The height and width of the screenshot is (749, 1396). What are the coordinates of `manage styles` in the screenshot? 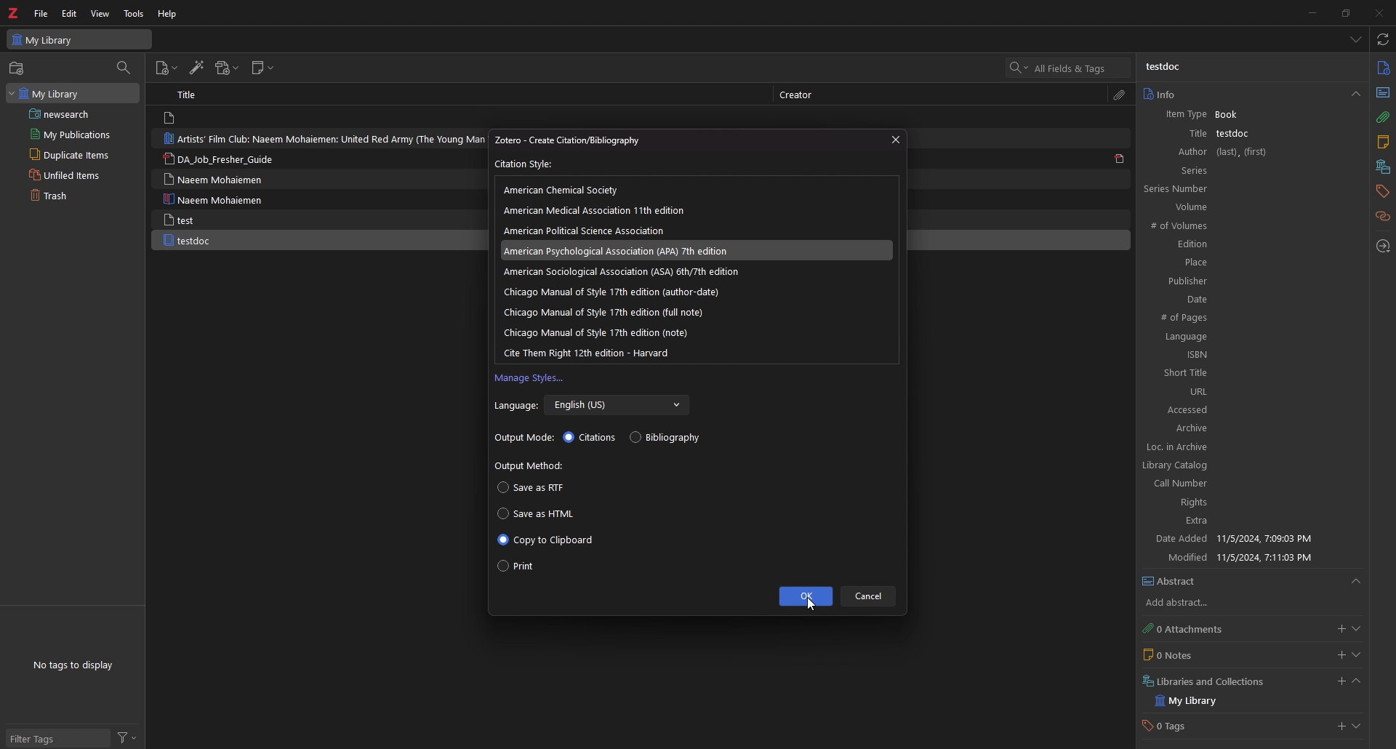 It's located at (530, 379).